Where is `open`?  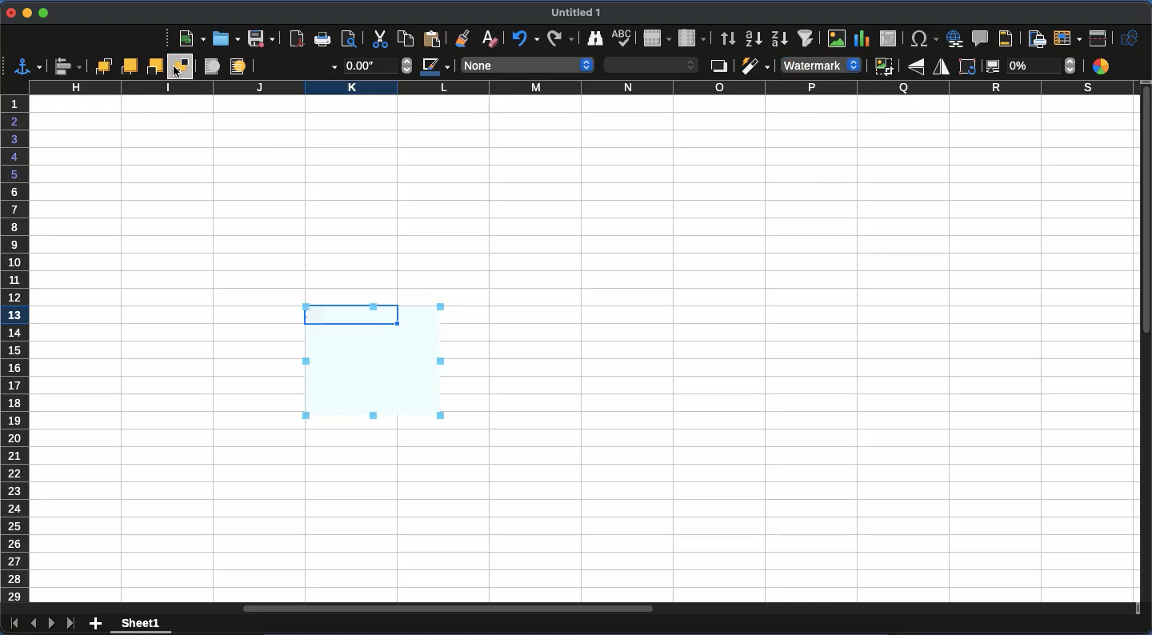 open is located at coordinates (226, 40).